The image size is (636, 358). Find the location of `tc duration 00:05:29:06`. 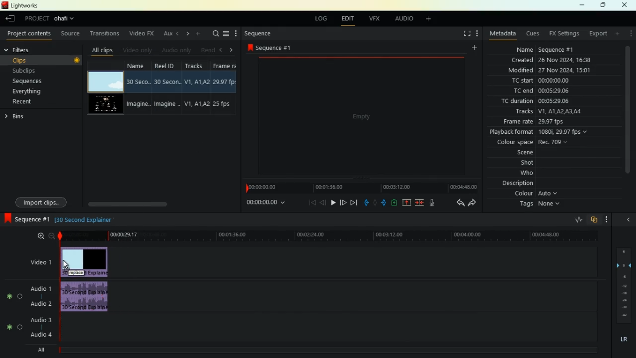

tc duration 00:05:29:06 is located at coordinates (555, 100).